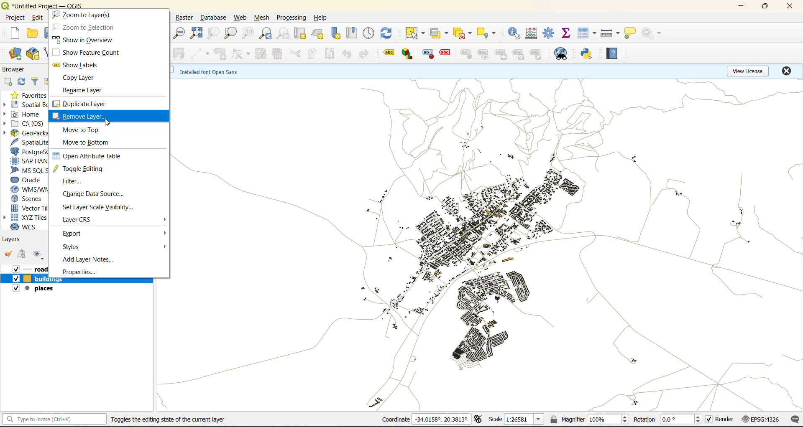 Image resolution: width=803 pixels, height=427 pixels. Describe the element at coordinates (388, 33) in the screenshot. I see `refresh` at that location.